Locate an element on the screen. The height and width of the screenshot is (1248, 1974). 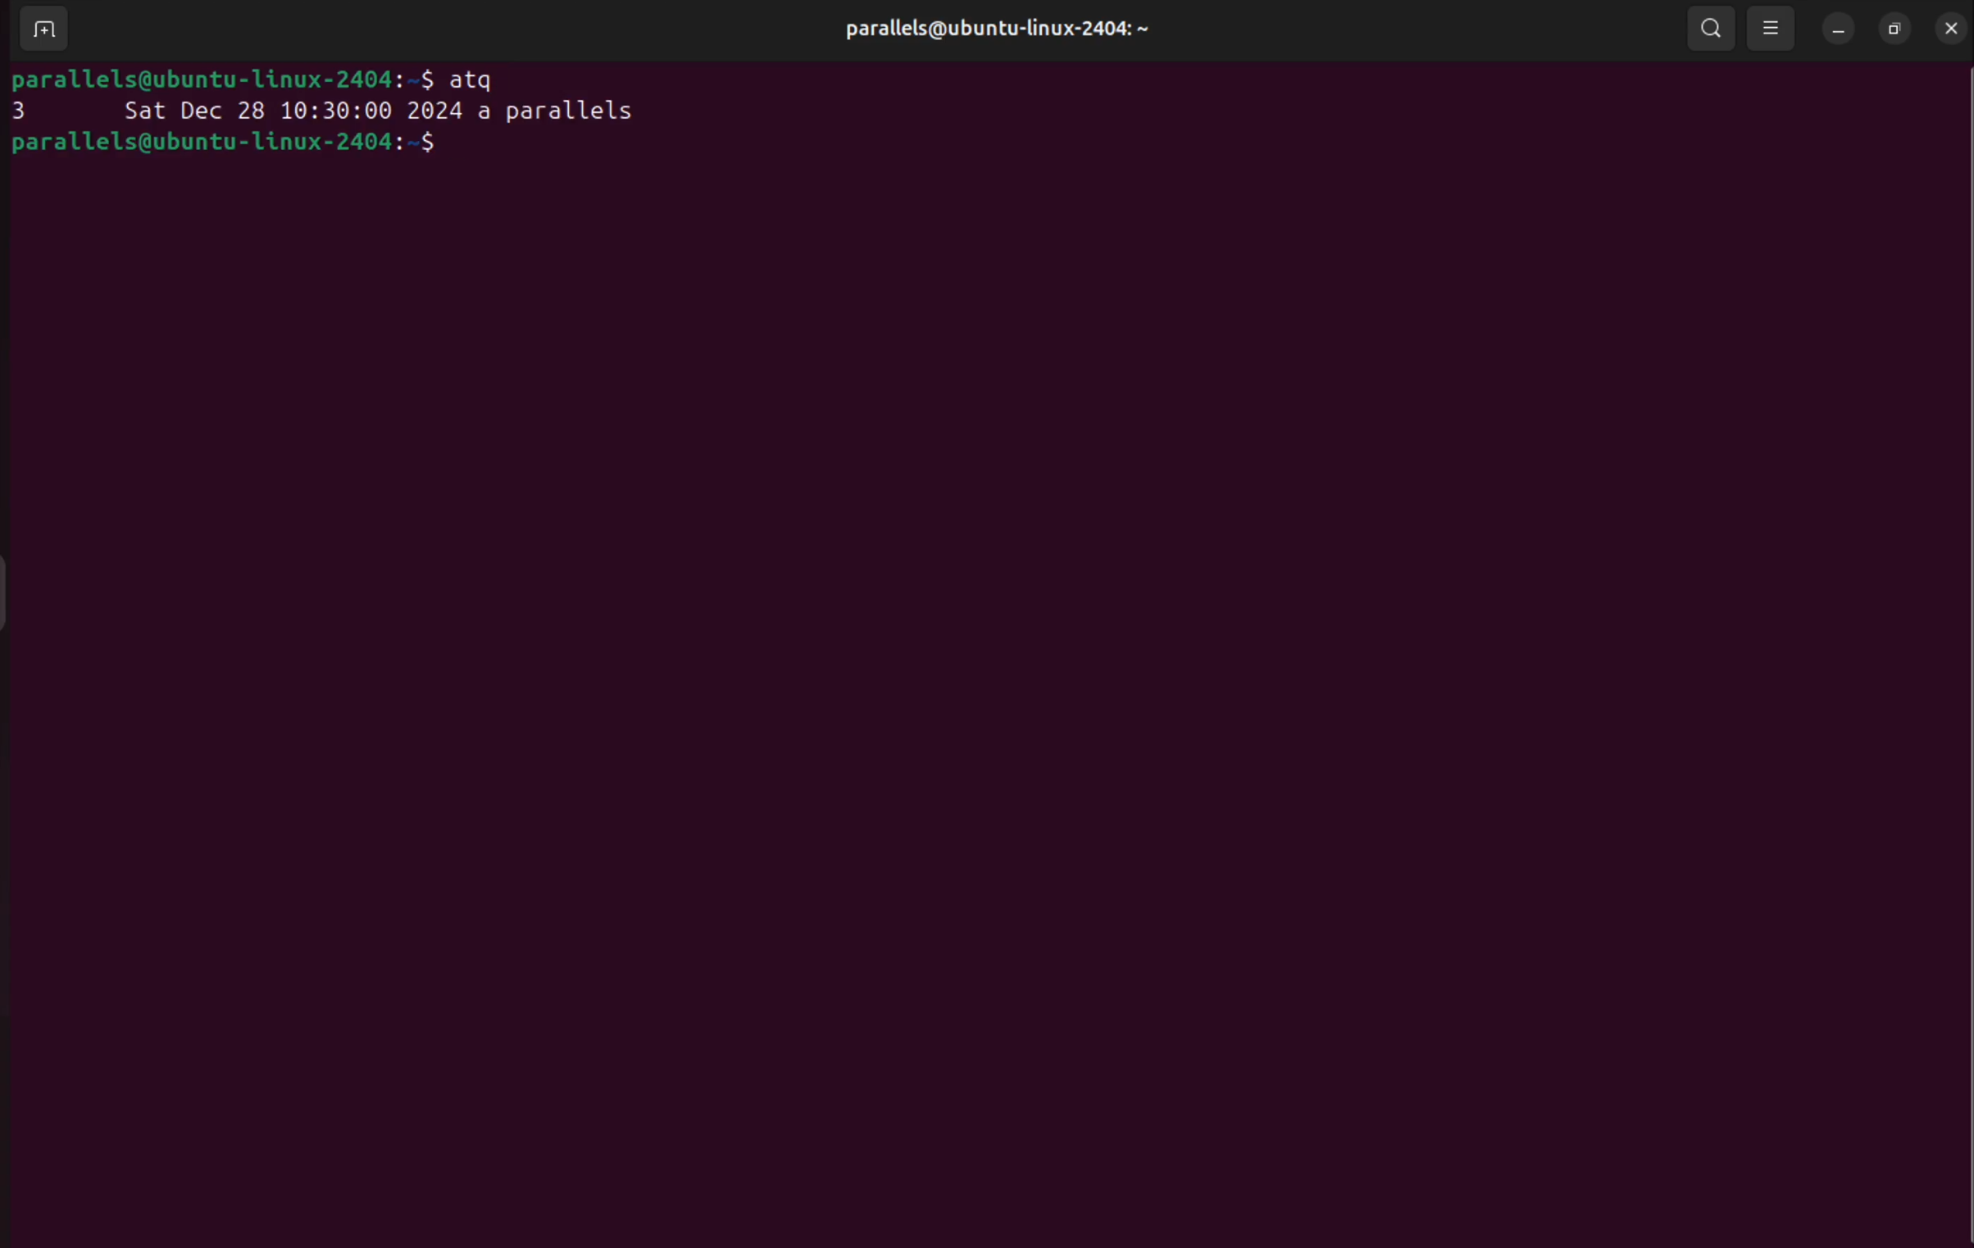
view options is located at coordinates (1773, 30).